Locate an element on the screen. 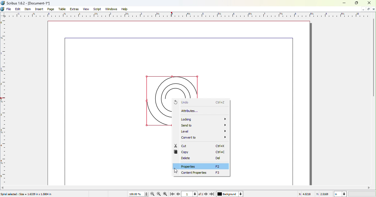 The width and height of the screenshot is (376, 197). Select the current unit is located at coordinates (337, 194).